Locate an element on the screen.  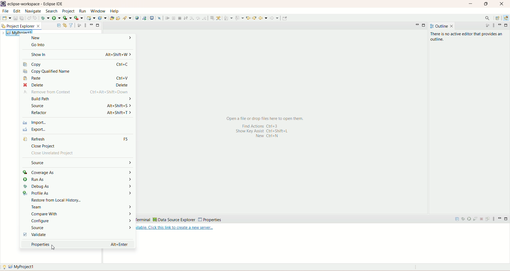
search is located at coordinates (128, 18).